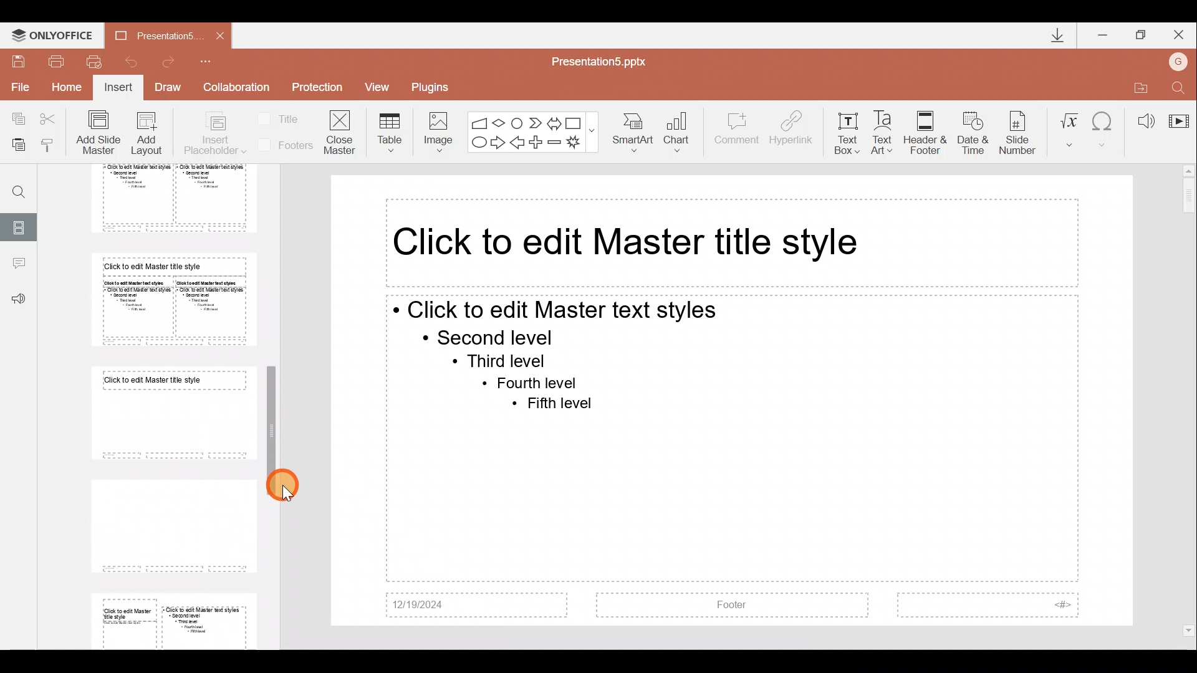  What do you see at coordinates (19, 300) in the screenshot?
I see `Feedback & support` at bounding box center [19, 300].